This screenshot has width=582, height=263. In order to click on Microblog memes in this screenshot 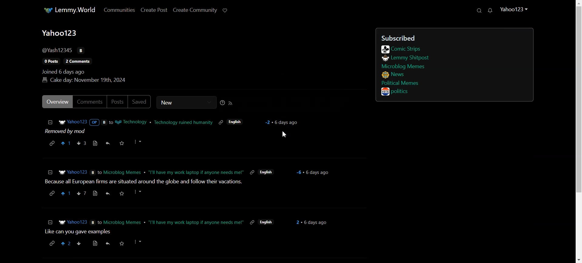, I will do `click(403, 66)`.